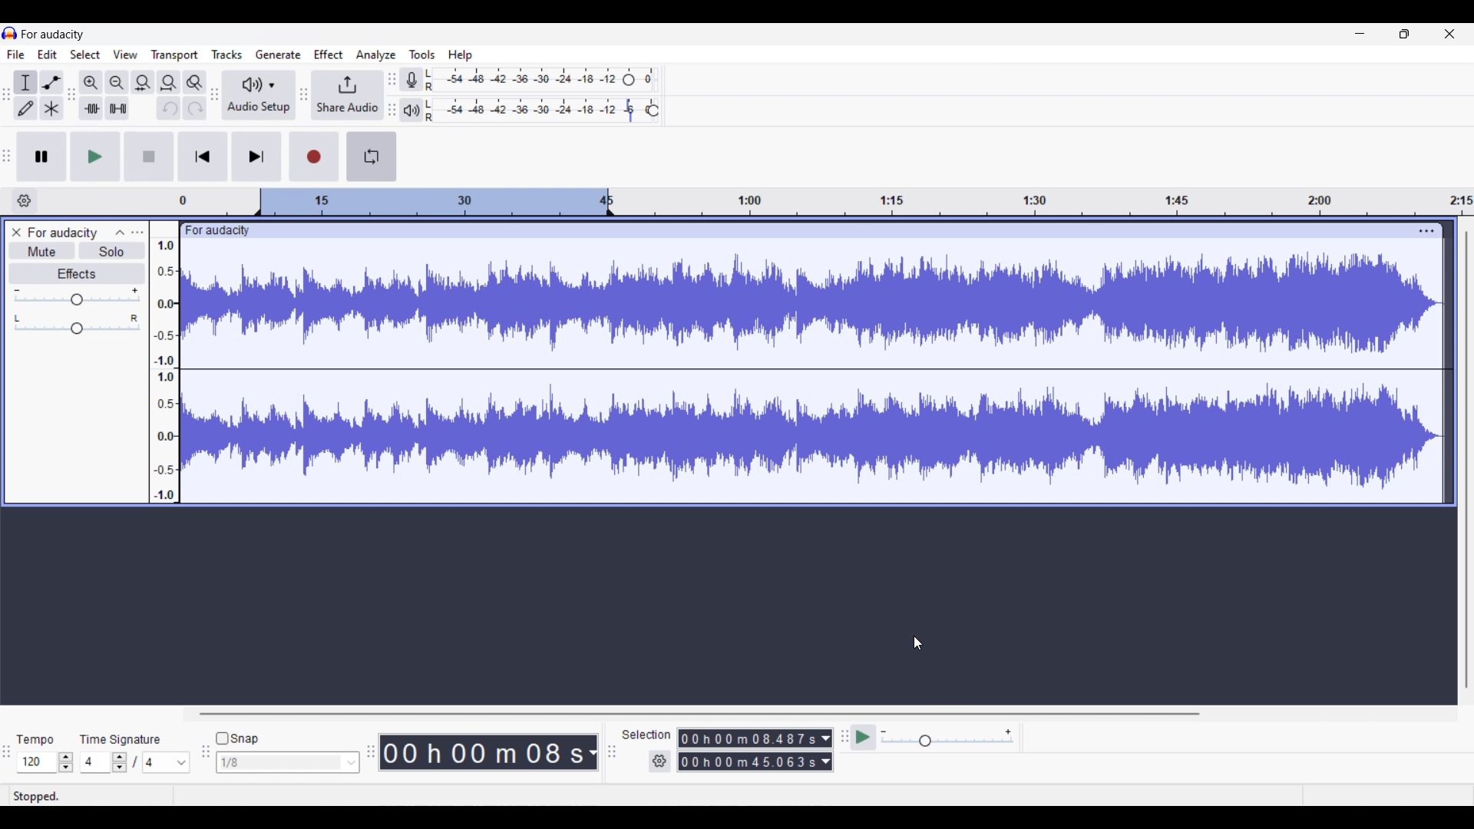  I want to click on Current status of track, so click(36, 796).